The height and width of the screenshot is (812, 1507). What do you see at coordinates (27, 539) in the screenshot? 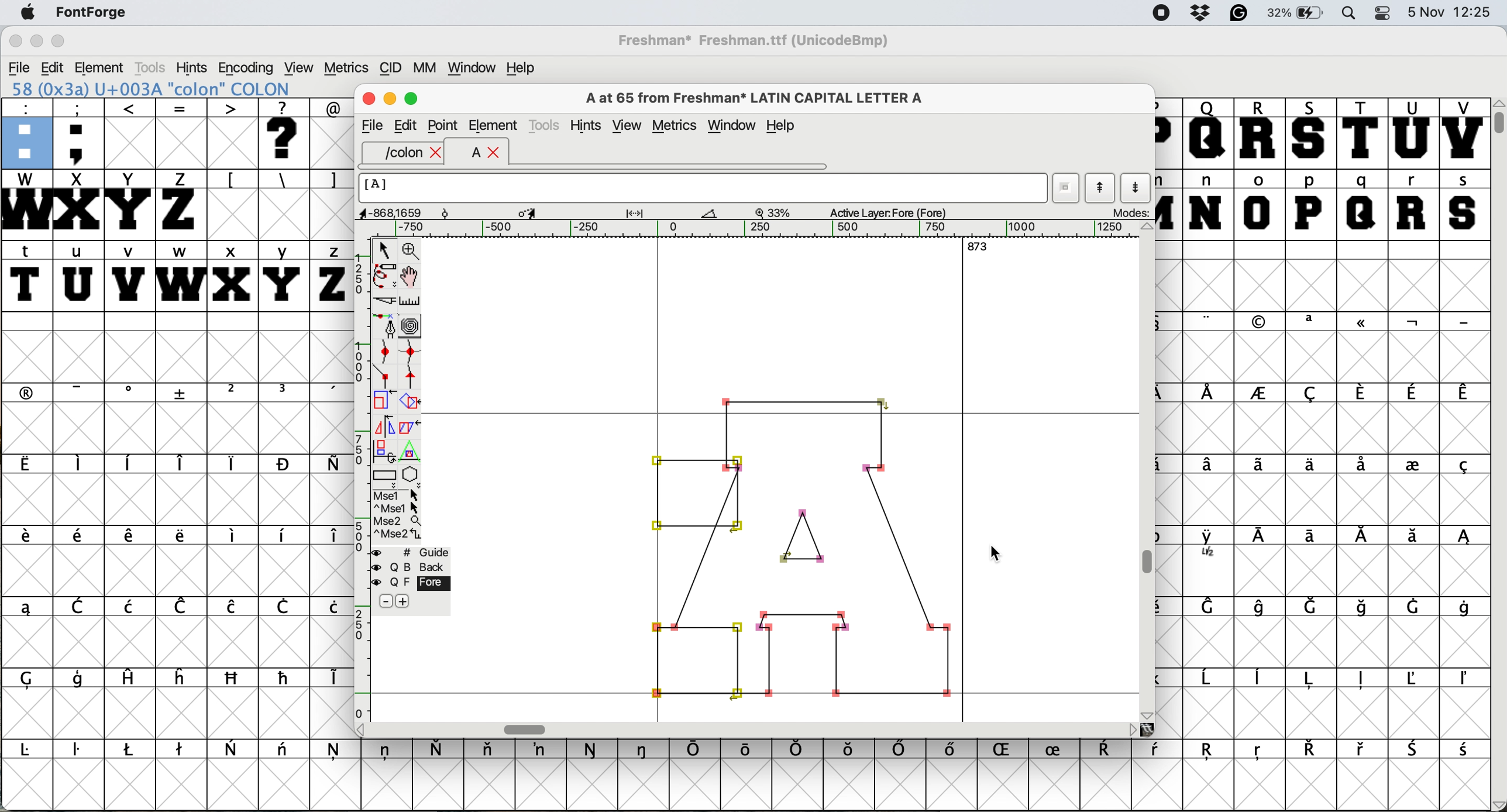
I see `symbol` at bounding box center [27, 539].